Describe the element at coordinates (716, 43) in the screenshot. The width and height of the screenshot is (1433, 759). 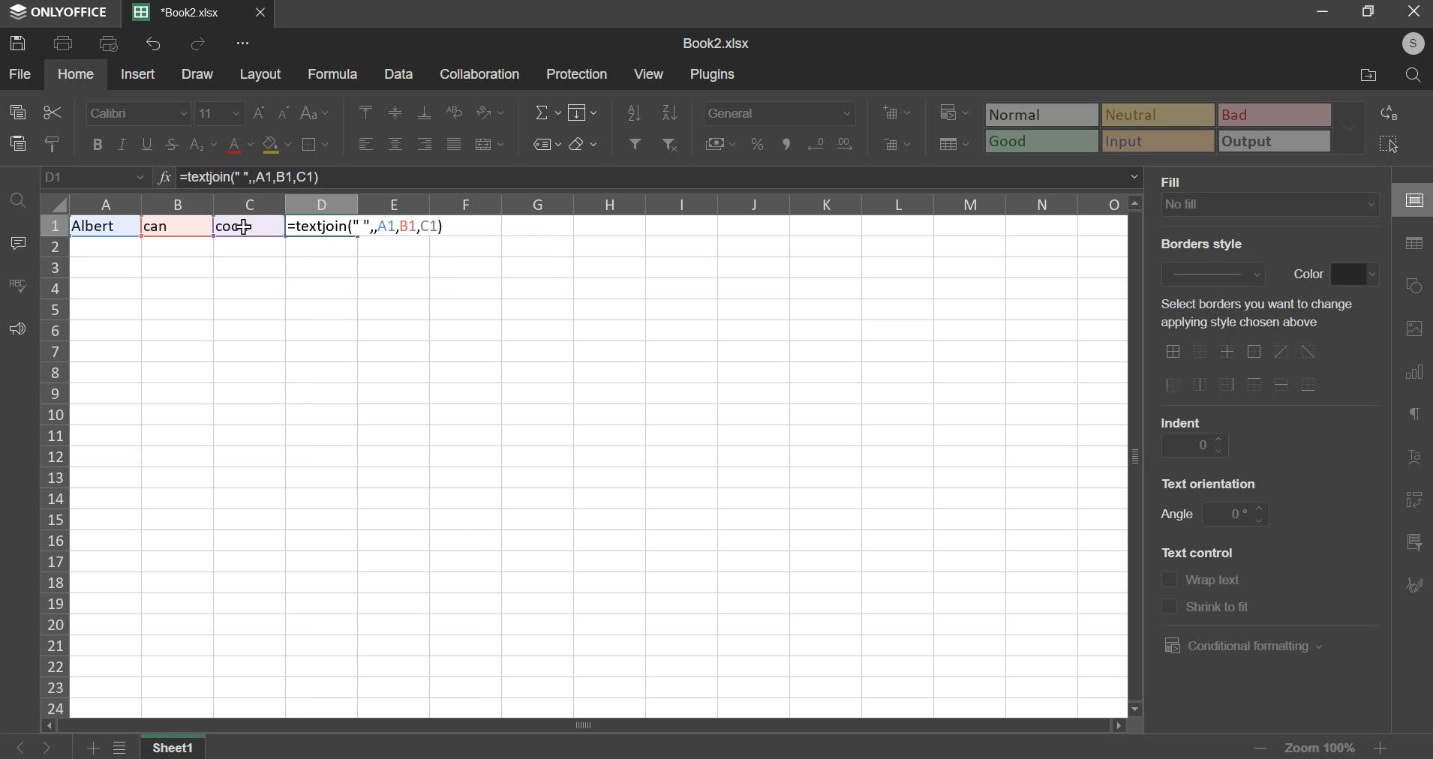
I see `spreadsheet name` at that location.